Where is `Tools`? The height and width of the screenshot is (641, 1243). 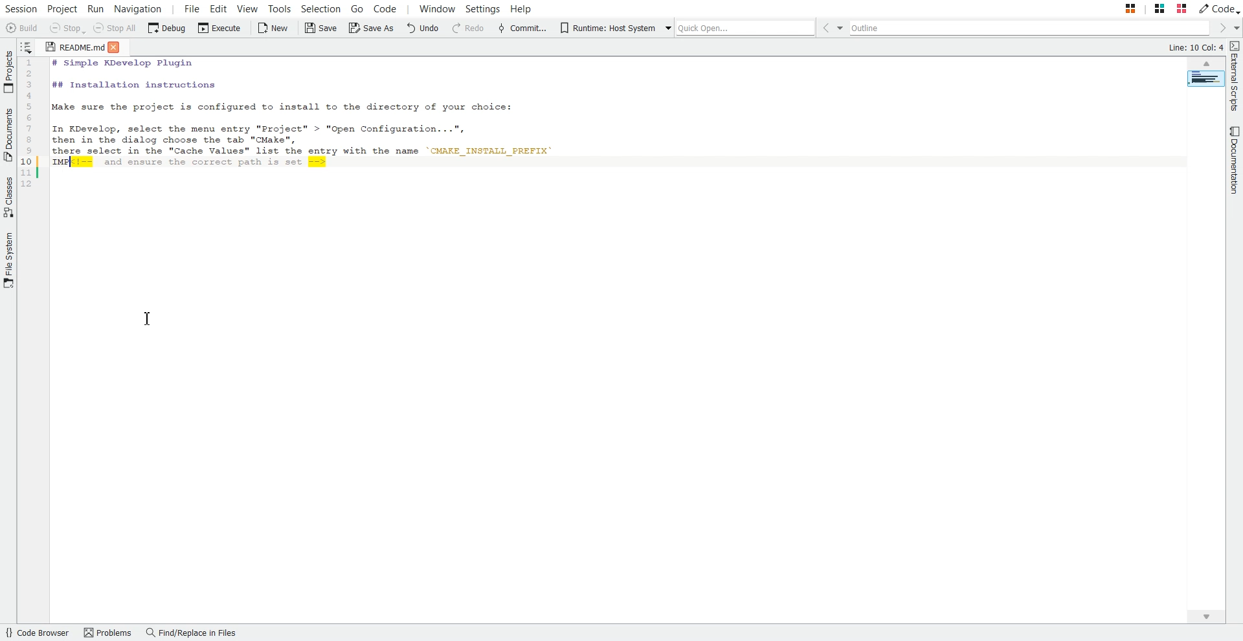
Tools is located at coordinates (280, 8).